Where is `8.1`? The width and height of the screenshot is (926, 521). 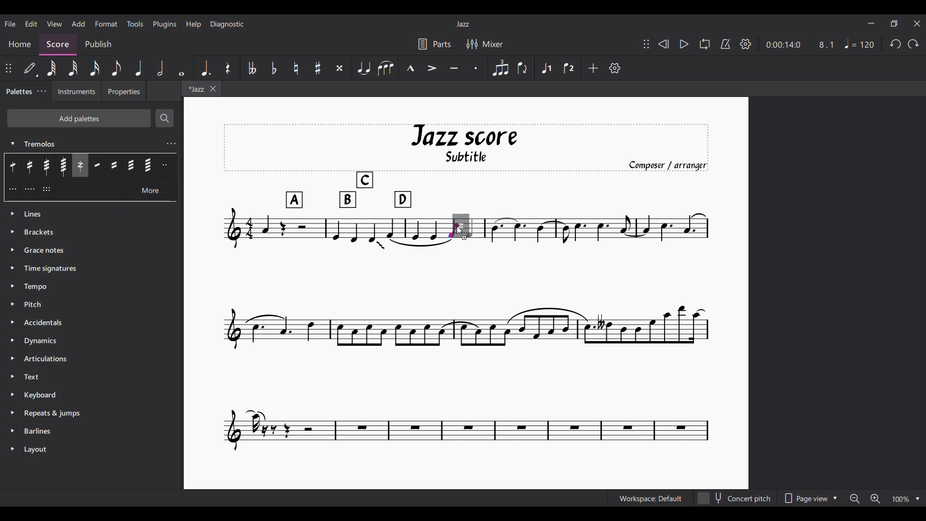 8.1 is located at coordinates (826, 44).